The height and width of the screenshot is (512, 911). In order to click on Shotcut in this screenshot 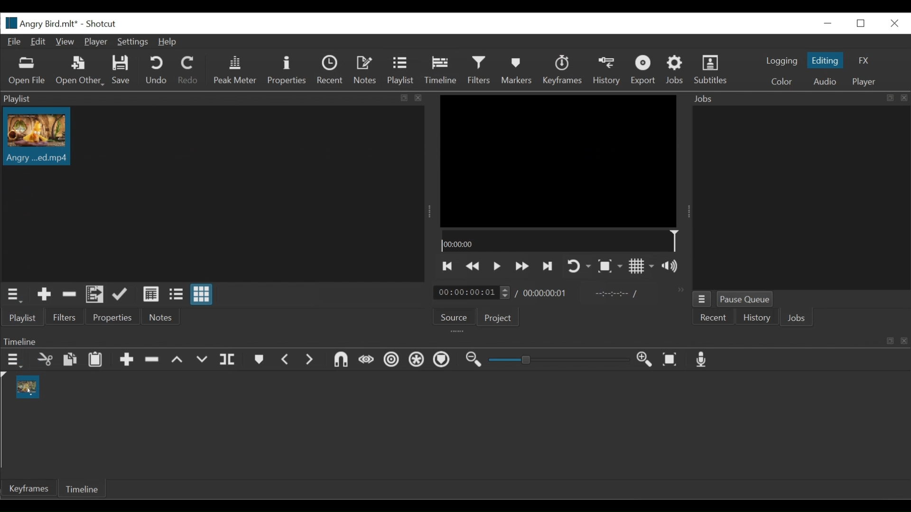, I will do `click(102, 24)`.